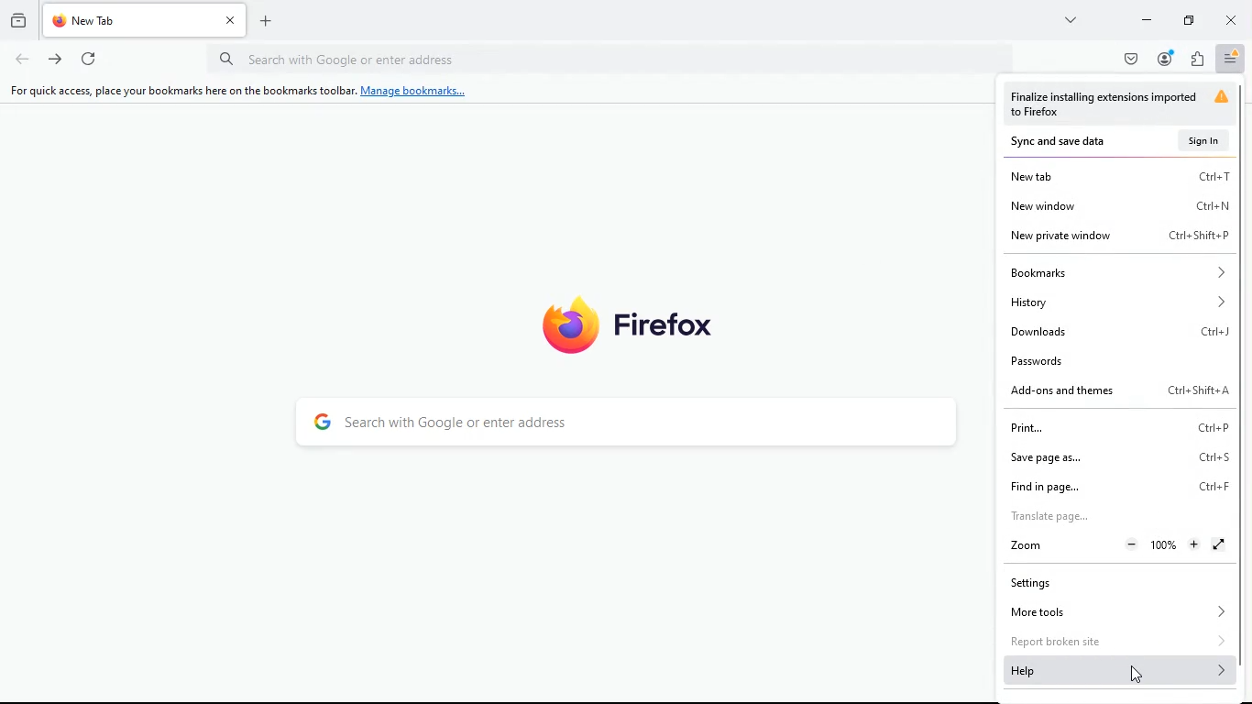 Image resolution: width=1252 pixels, height=704 pixels. Describe the element at coordinates (273, 26) in the screenshot. I see `new tab` at that location.